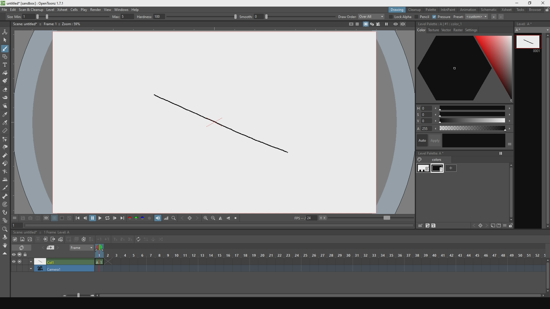 This screenshot has width=550, height=309. What do you see at coordinates (464, 141) in the screenshot?
I see `auto` at bounding box center [464, 141].